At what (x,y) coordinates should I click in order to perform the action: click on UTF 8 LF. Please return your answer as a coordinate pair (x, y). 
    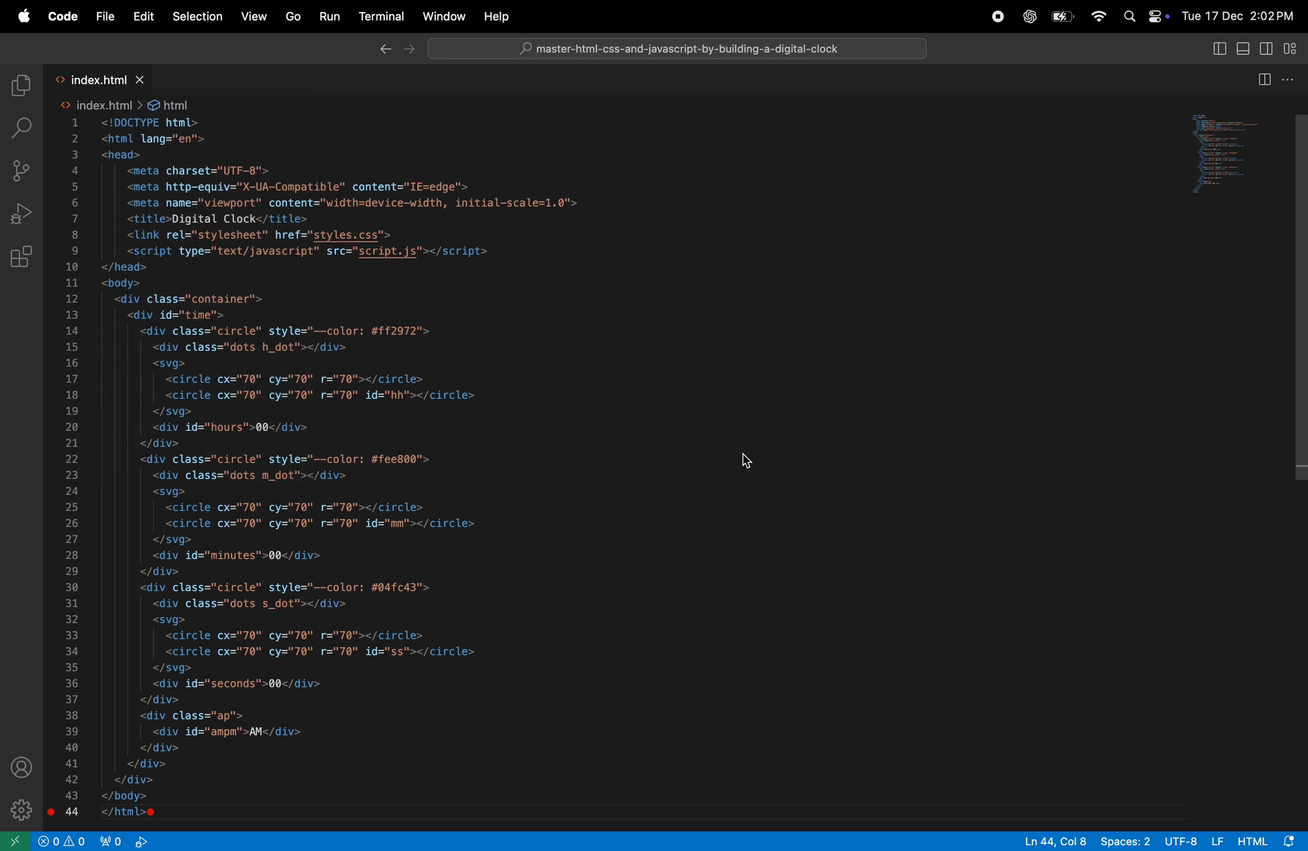
    Looking at the image, I should click on (1195, 841).